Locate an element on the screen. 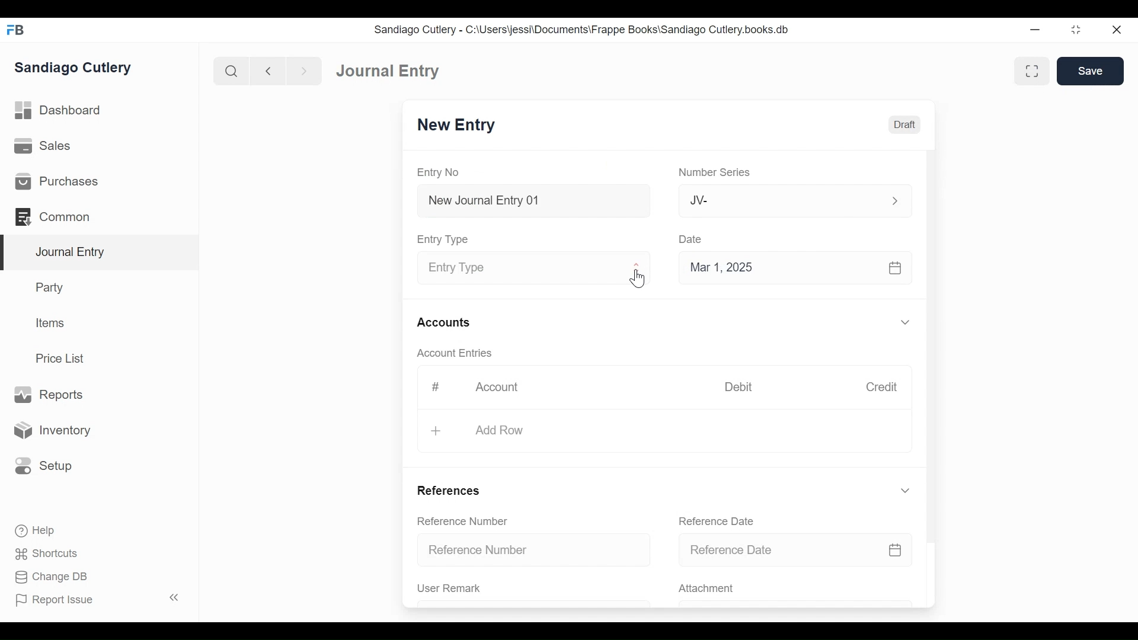 The width and height of the screenshot is (1138, 640). cursor is located at coordinates (640, 279).